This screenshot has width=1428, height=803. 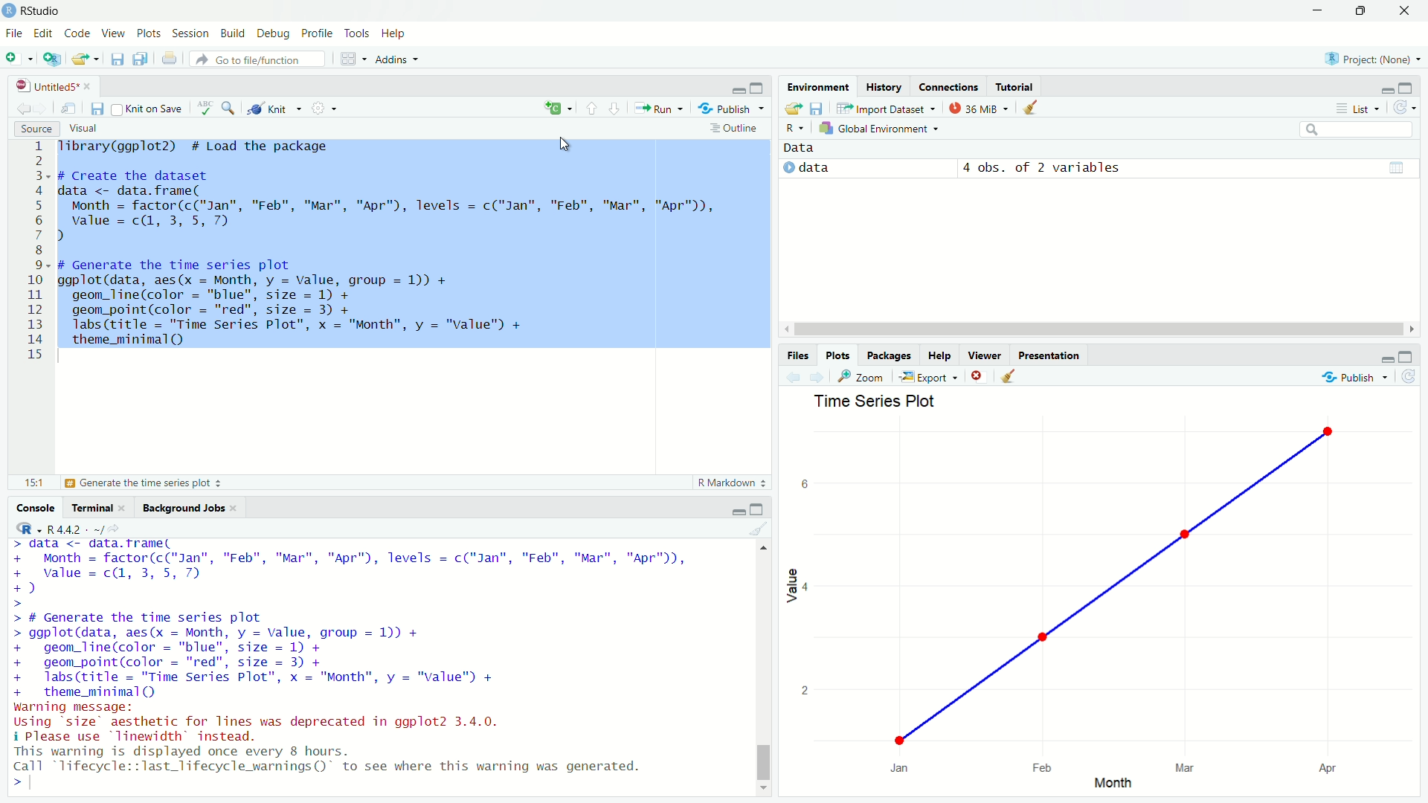 What do you see at coordinates (17, 109) in the screenshot?
I see `go back to previous source location` at bounding box center [17, 109].